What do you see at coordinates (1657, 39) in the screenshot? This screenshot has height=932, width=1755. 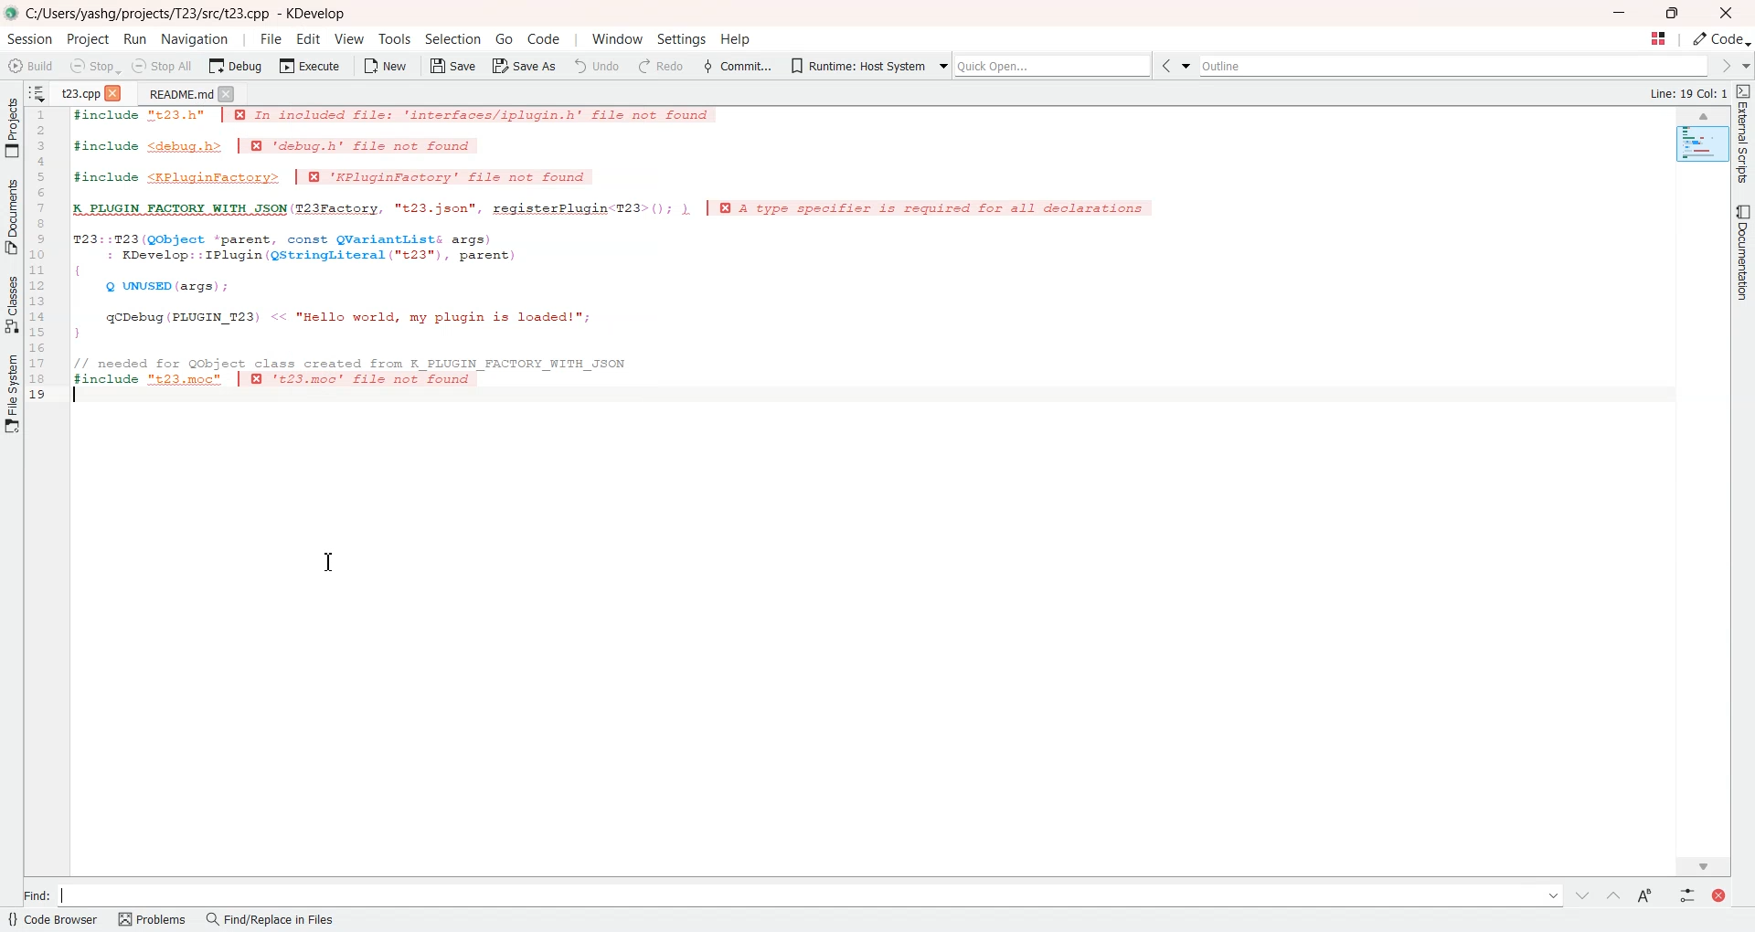 I see `Quick Open` at bounding box center [1657, 39].